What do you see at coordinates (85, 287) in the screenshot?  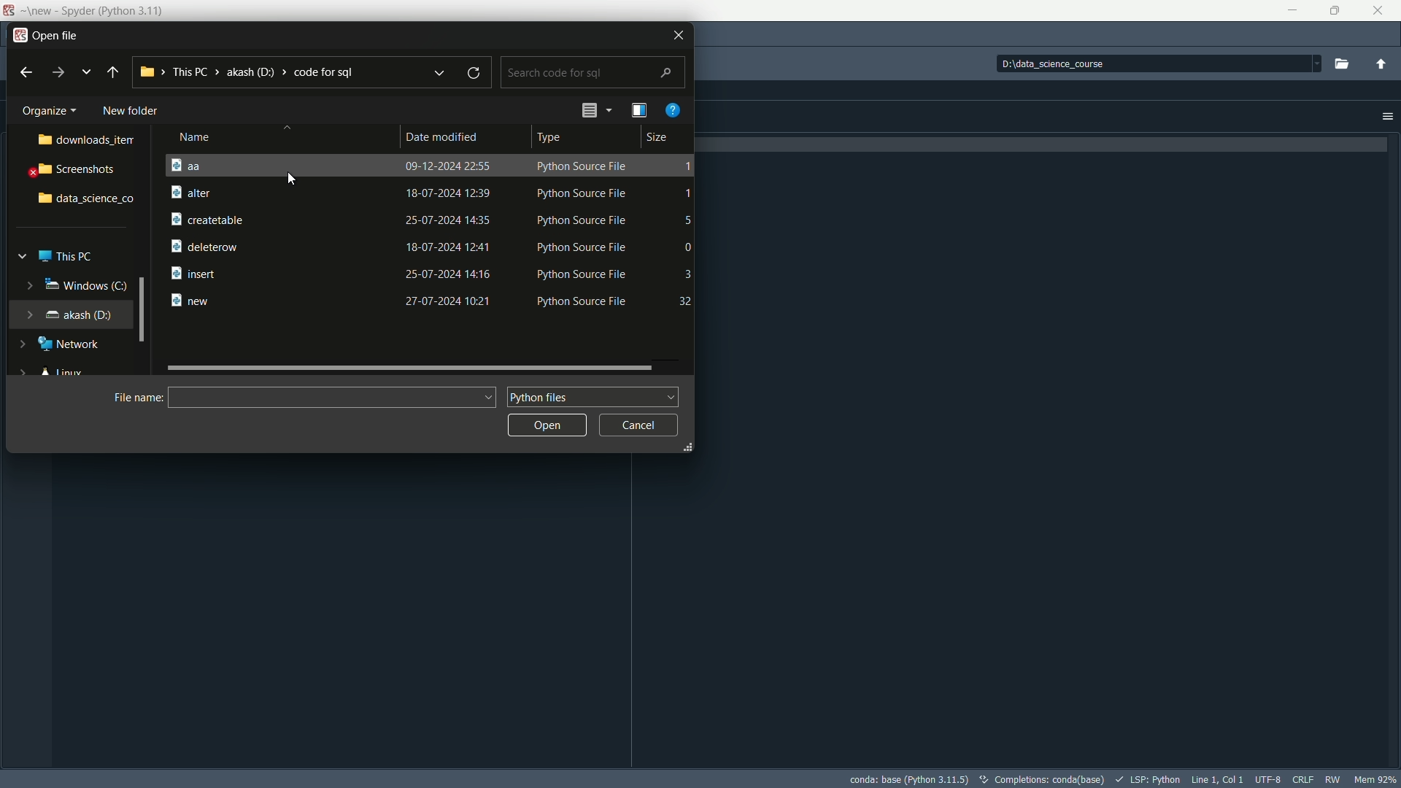 I see `windows(c:)` at bounding box center [85, 287].